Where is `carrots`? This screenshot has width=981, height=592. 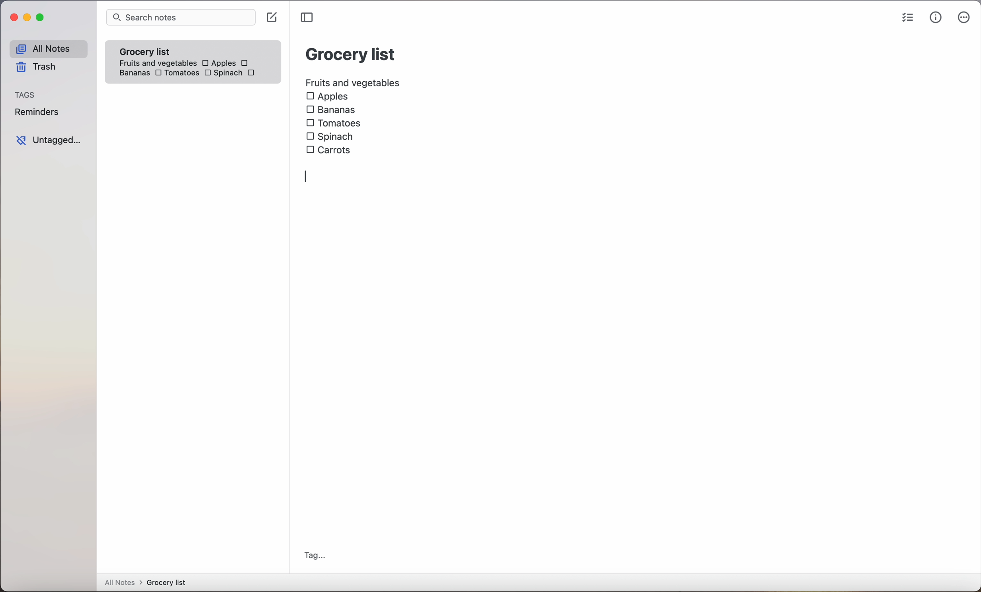 carrots is located at coordinates (253, 73).